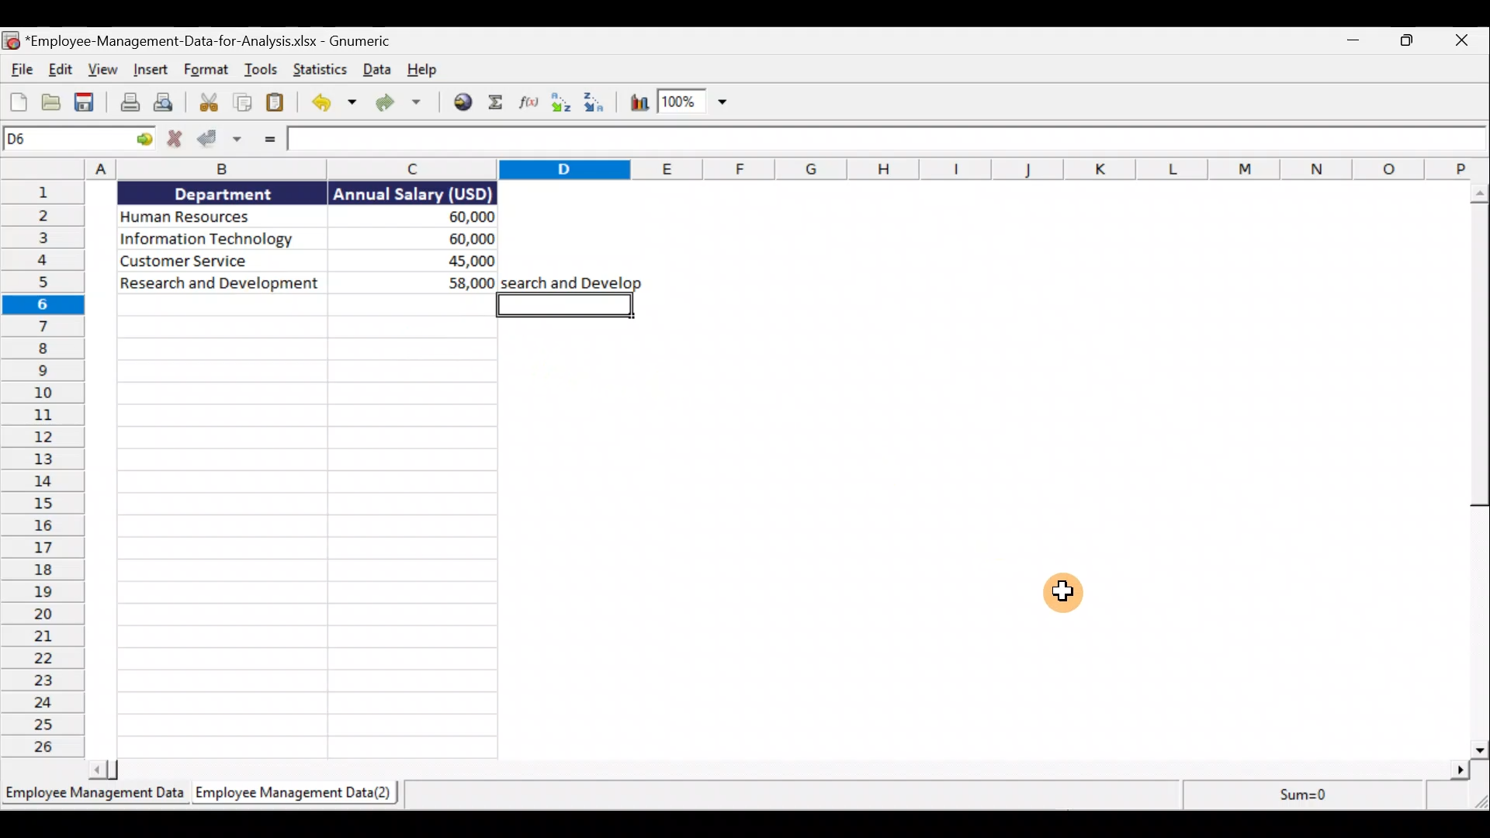 Image resolution: width=1490 pixels, height=838 pixels. I want to click on View, so click(105, 71).